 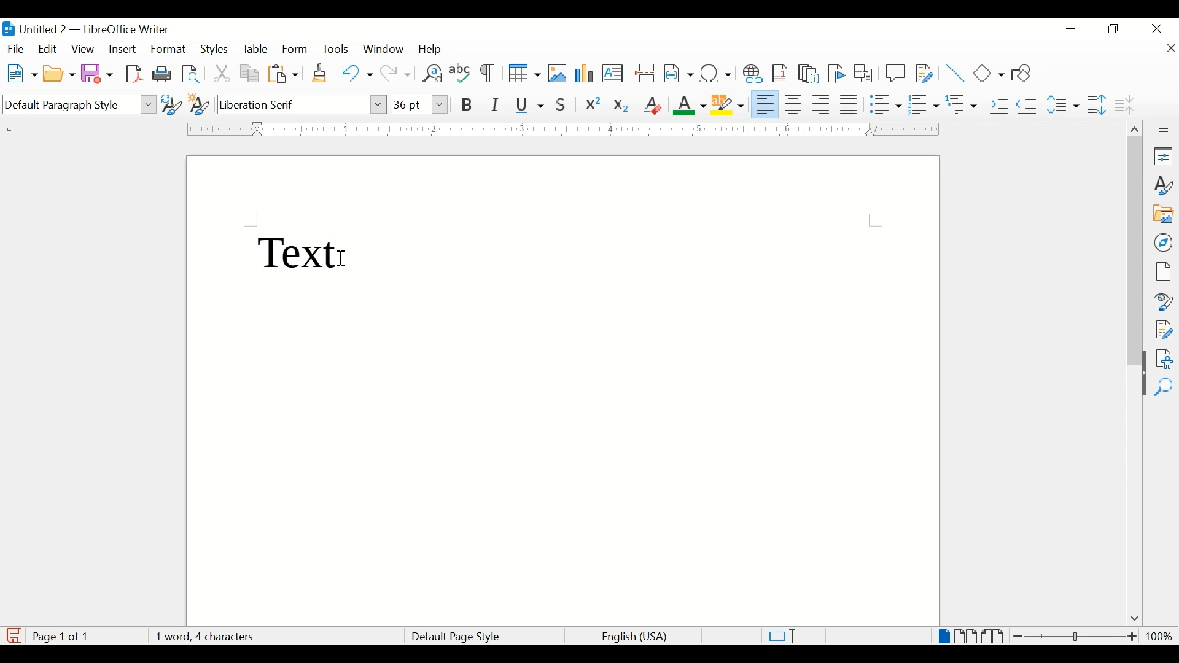 What do you see at coordinates (885, 104) in the screenshot?
I see `toggle unordered list` at bounding box center [885, 104].